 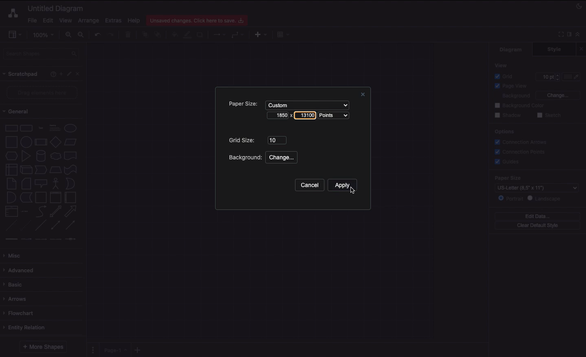 What do you see at coordinates (243, 140) in the screenshot?
I see `Grid size` at bounding box center [243, 140].